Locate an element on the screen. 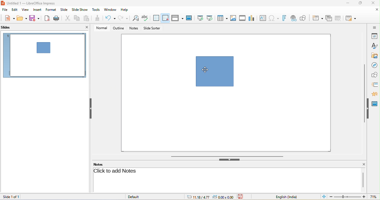 This screenshot has height=200, width=380. hide is located at coordinates (91, 109).